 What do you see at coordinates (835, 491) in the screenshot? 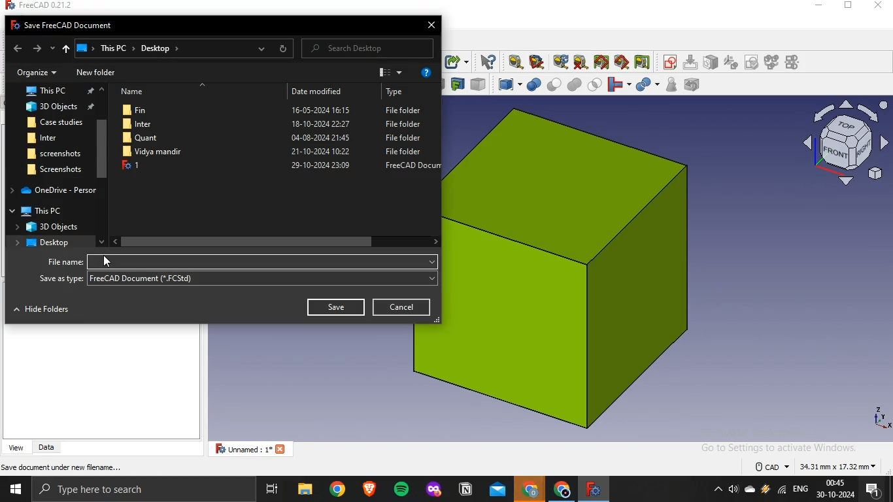
I see `time and date` at bounding box center [835, 491].